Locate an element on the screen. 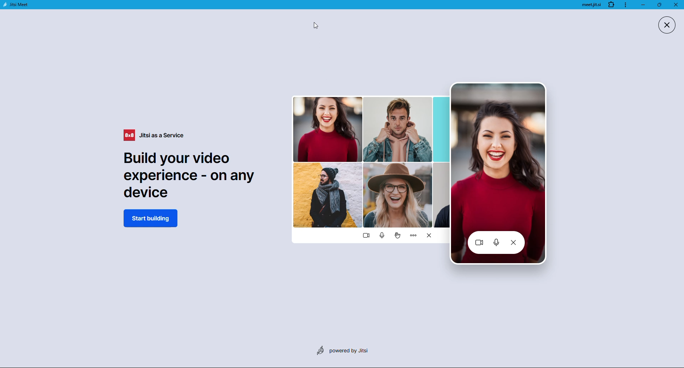  close is located at coordinates (677, 5).